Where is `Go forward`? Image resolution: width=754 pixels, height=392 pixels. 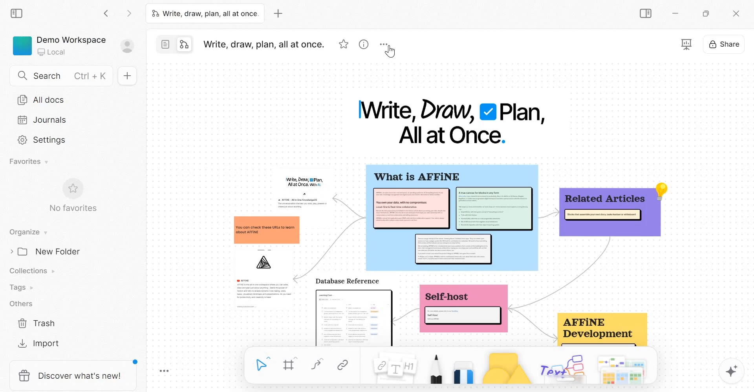 Go forward is located at coordinates (127, 15).